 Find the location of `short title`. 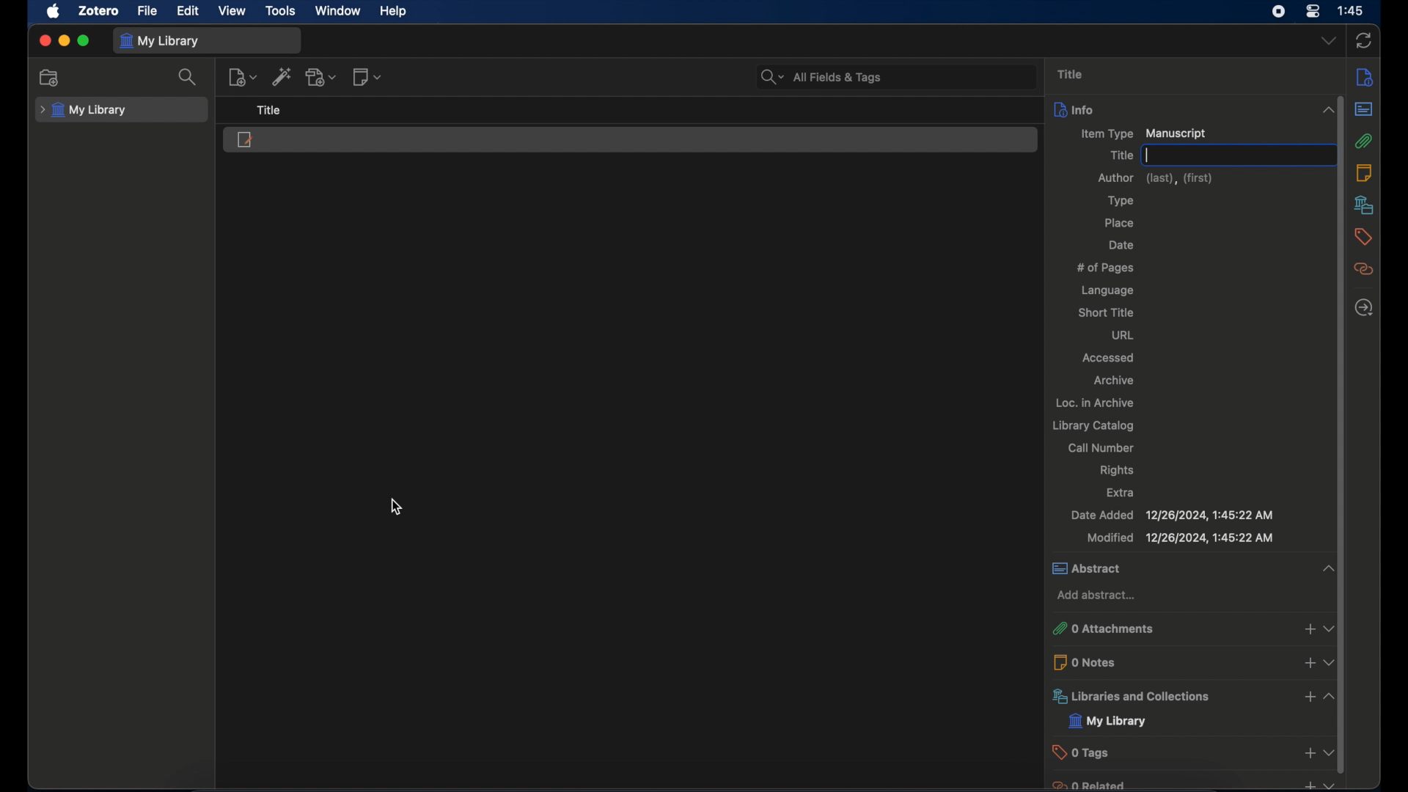

short title is located at coordinates (1105, 312).